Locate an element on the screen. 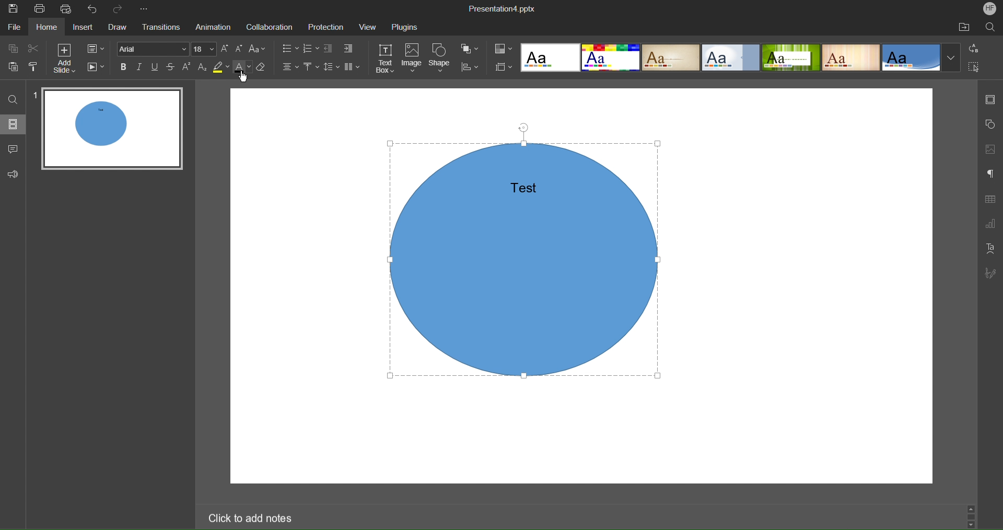  Alignment is located at coordinates (292, 67).